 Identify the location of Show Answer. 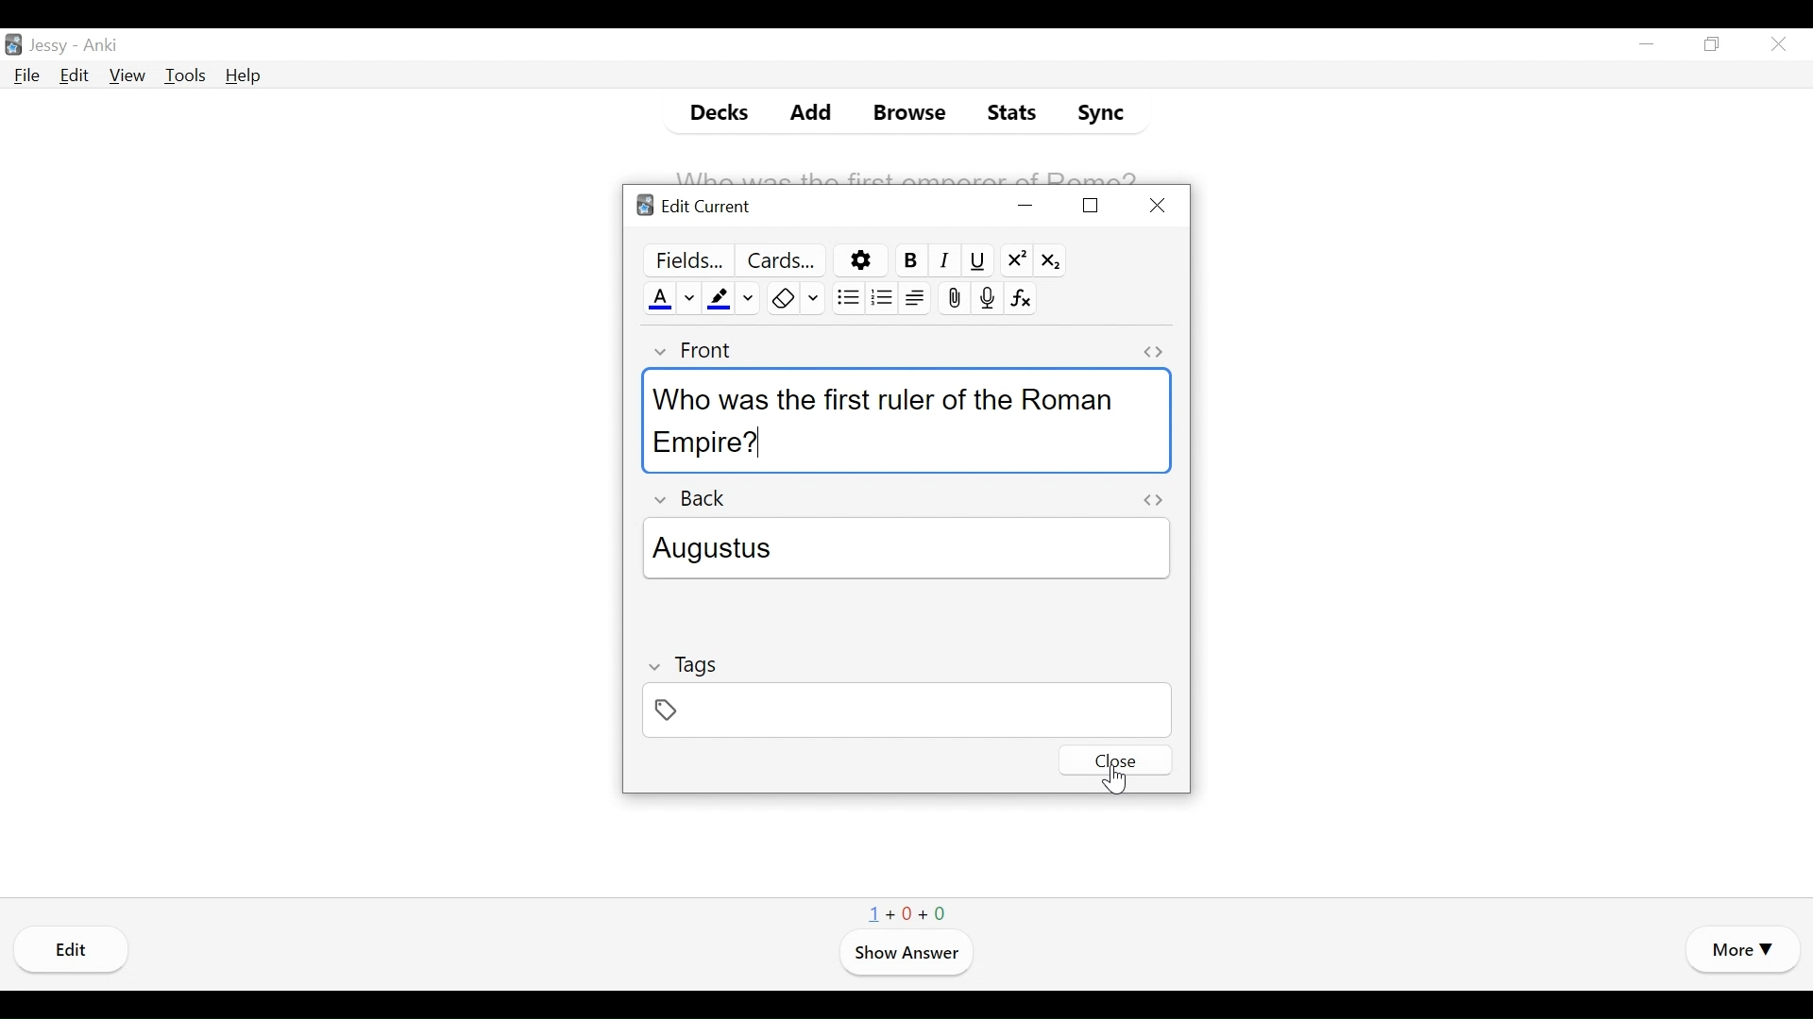
(905, 954).